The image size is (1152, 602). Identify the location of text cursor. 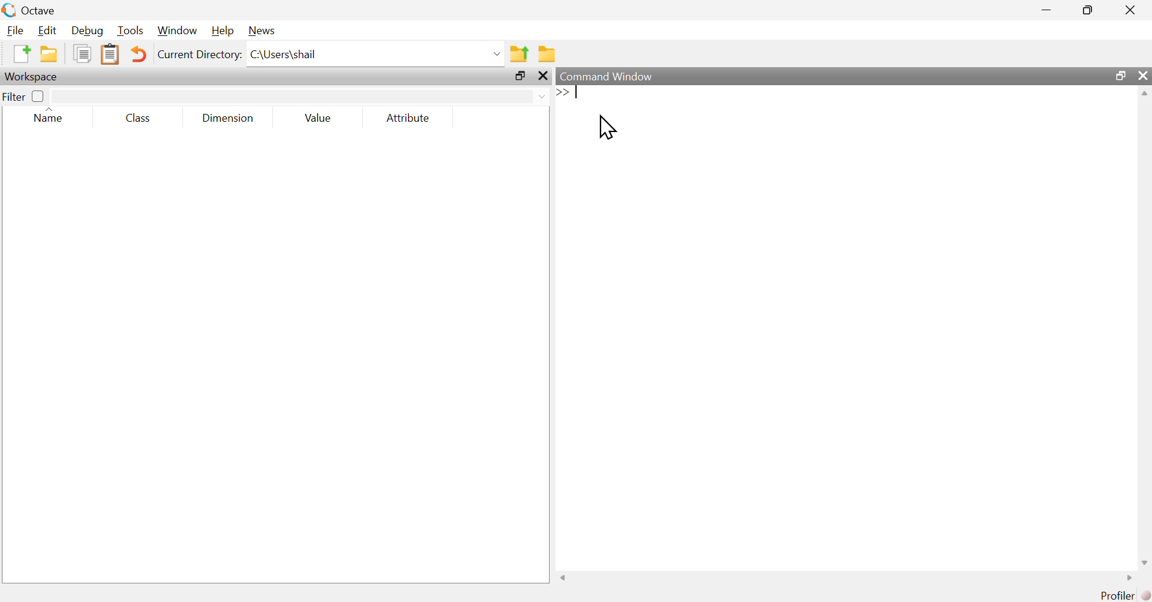
(580, 92).